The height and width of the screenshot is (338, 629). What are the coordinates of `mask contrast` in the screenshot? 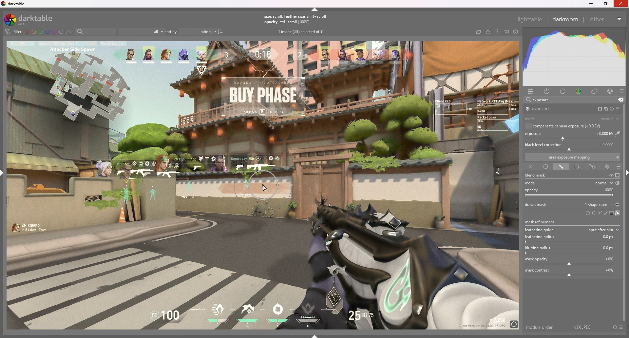 It's located at (571, 272).